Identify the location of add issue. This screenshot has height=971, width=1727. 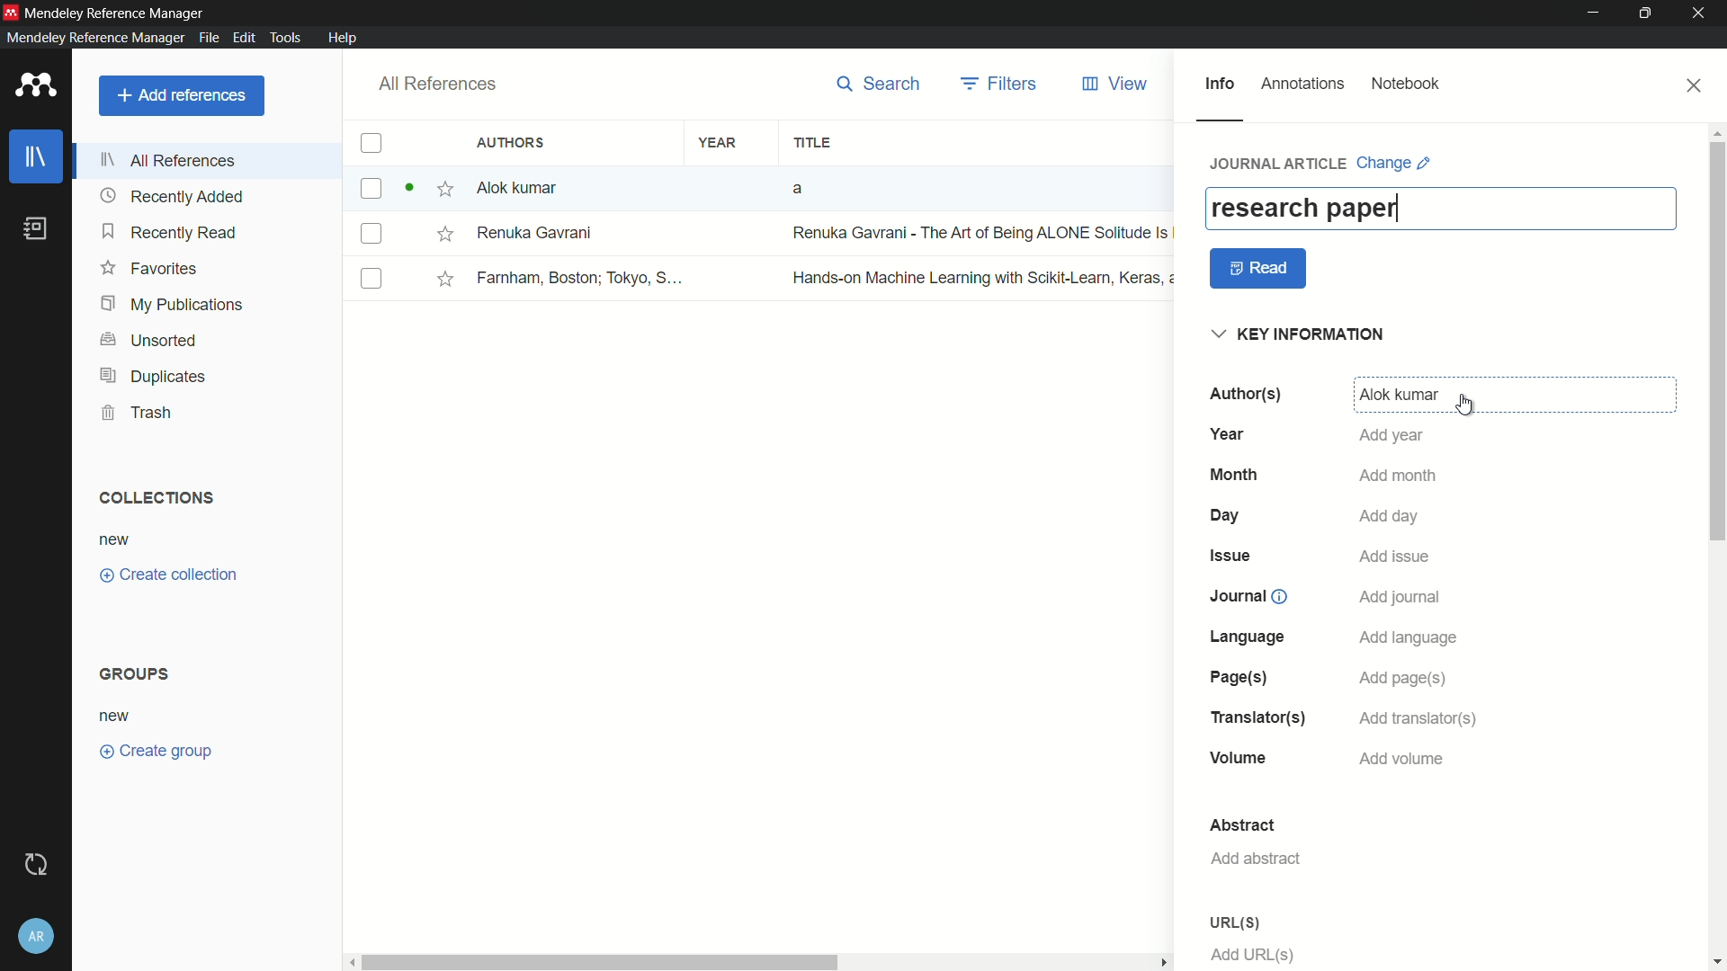
(1395, 558).